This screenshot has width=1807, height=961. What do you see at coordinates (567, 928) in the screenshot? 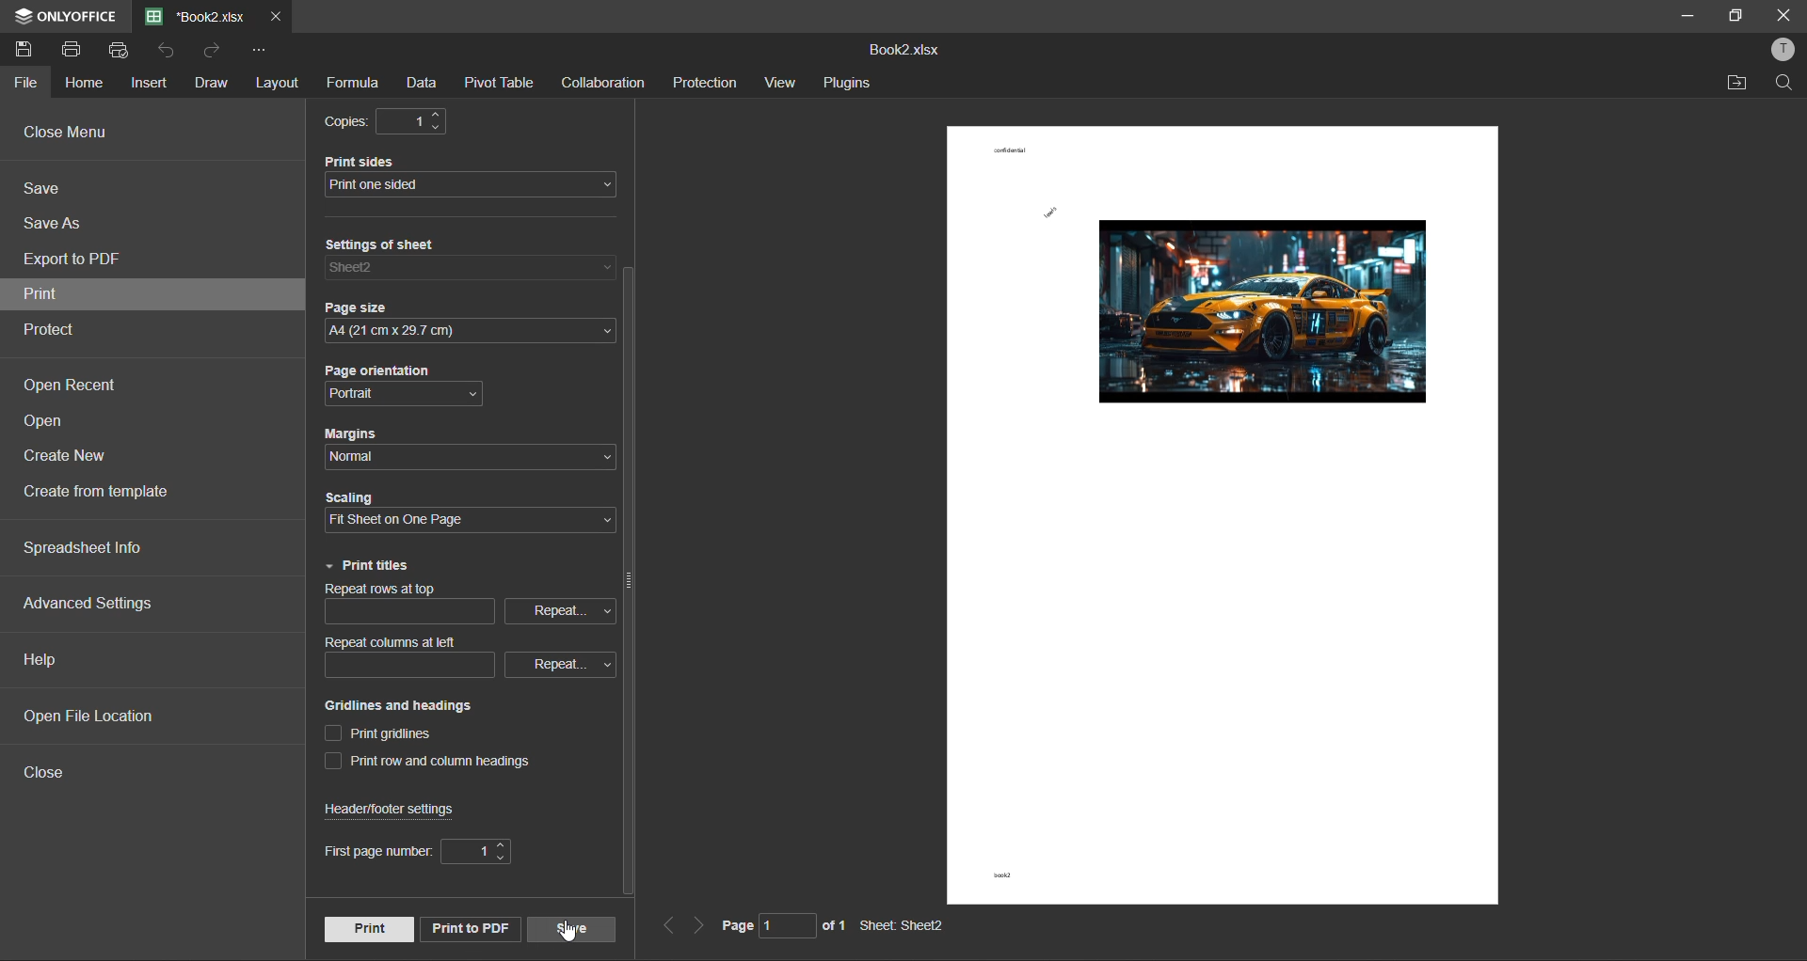
I see `save` at bounding box center [567, 928].